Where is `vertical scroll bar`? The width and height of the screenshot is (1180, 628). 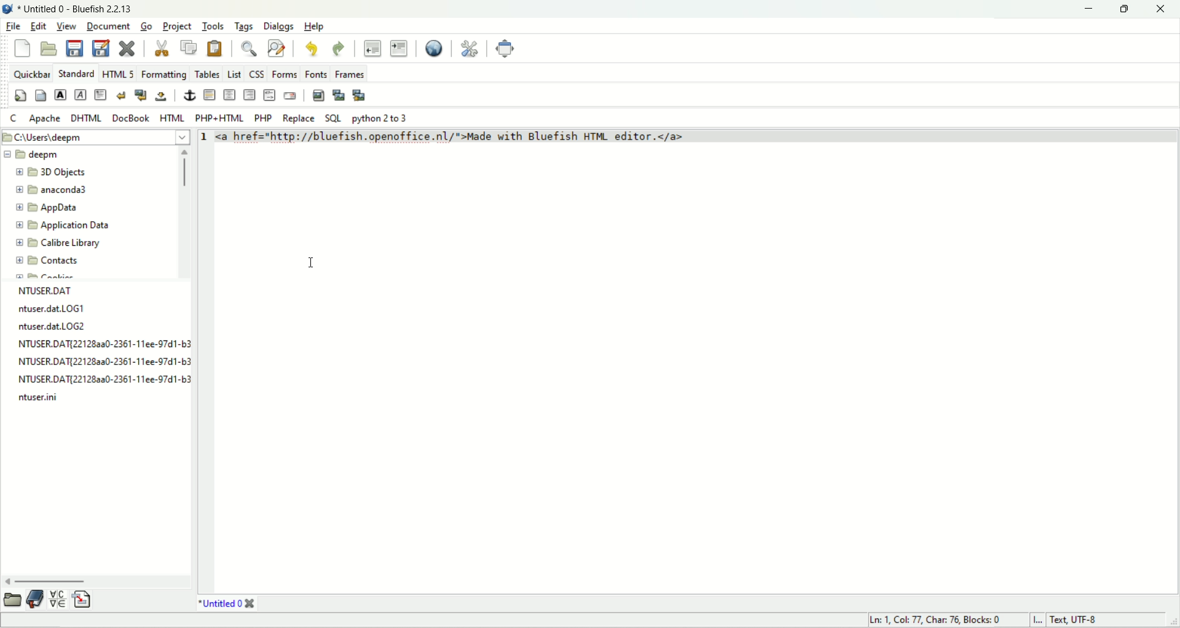 vertical scroll bar is located at coordinates (184, 213).